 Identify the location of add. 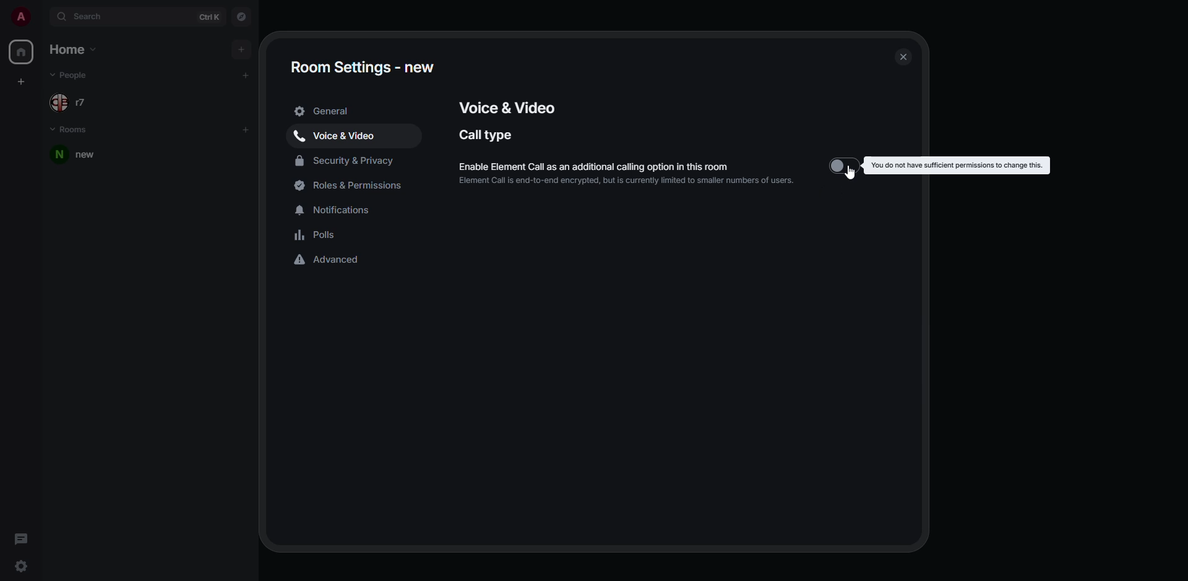
(241, 48).